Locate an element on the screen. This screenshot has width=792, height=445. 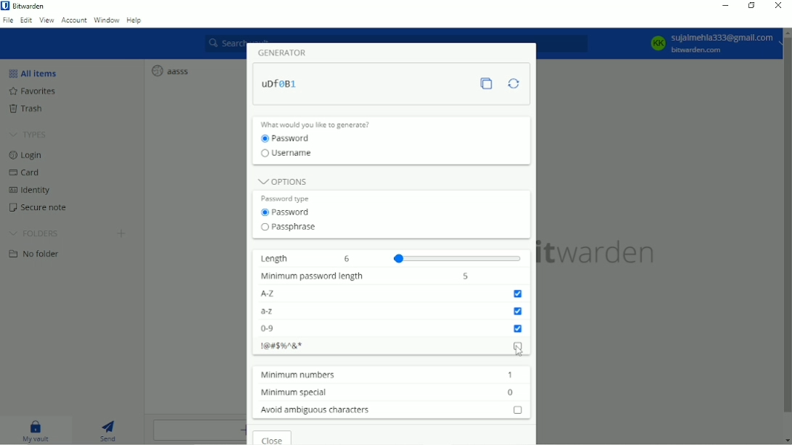
password radio button is located at coordinates (283, 215).